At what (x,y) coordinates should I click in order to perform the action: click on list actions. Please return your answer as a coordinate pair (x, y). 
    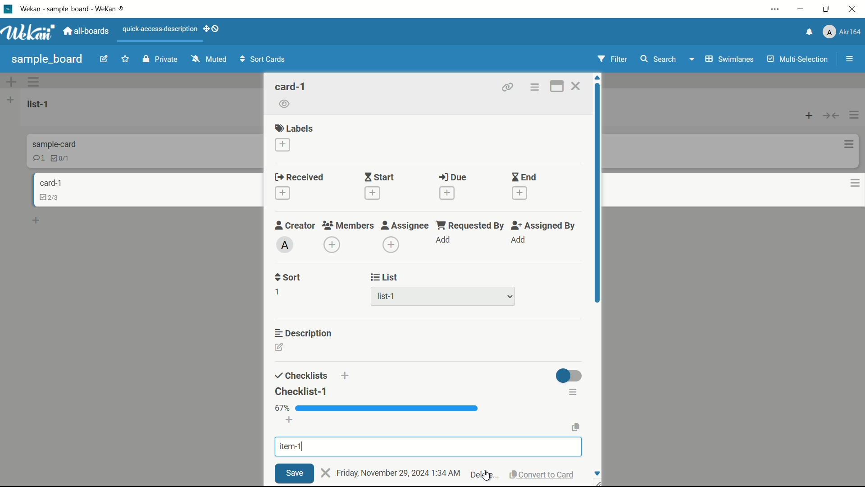
    Looking at the image, I should click on (854, 115).